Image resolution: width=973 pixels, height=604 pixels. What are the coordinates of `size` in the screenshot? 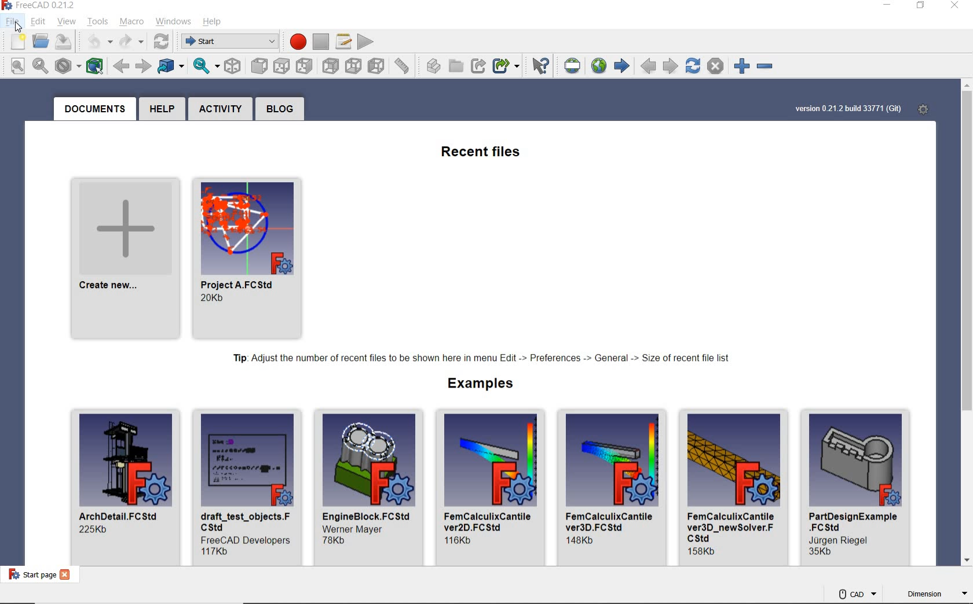 It's located at (583, 540).